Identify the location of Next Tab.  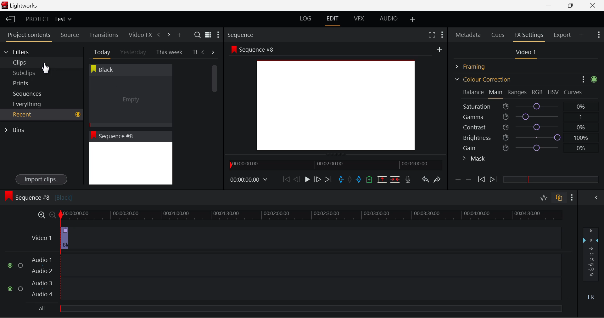
(213, 52).